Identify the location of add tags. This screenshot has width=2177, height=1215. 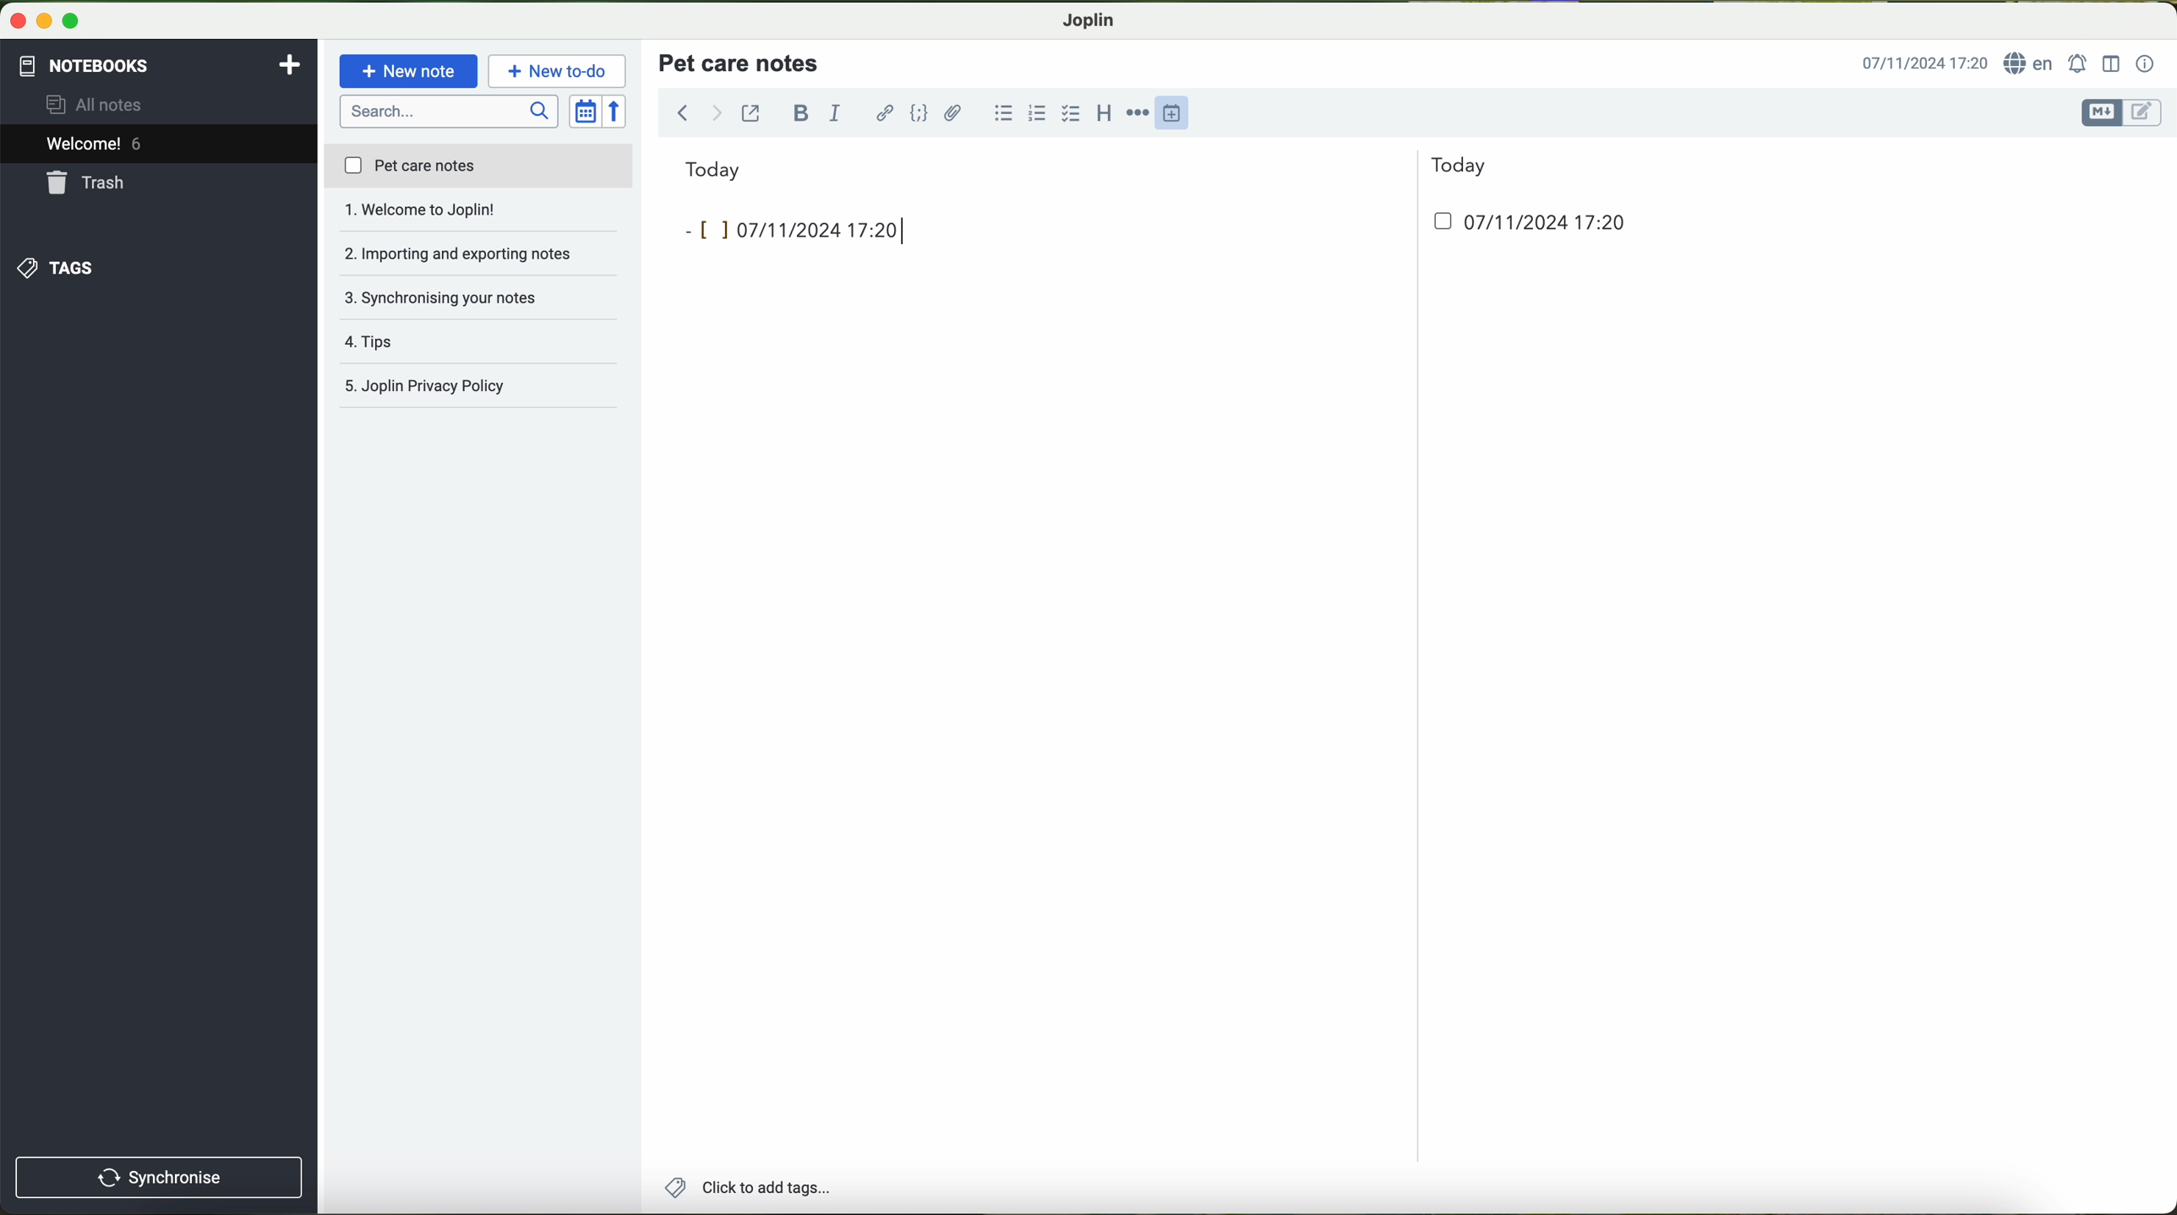
(747, 1190).